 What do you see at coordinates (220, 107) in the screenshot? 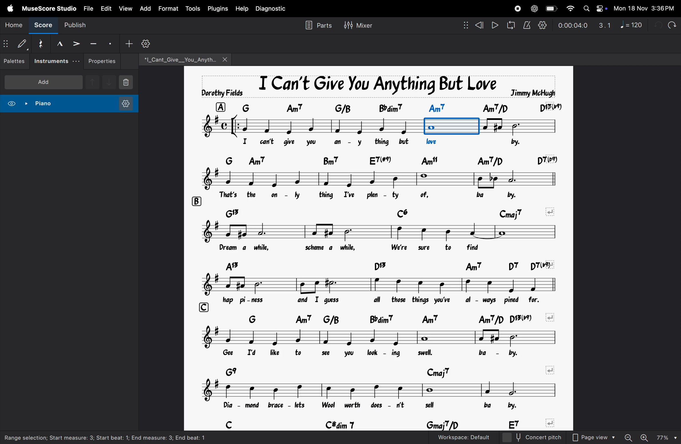
I see `row` at bounding box center [220, 107].